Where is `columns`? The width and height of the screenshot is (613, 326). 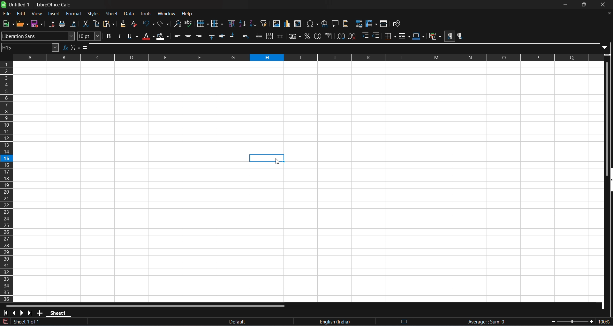 columns is located at coordinates (7, 185).